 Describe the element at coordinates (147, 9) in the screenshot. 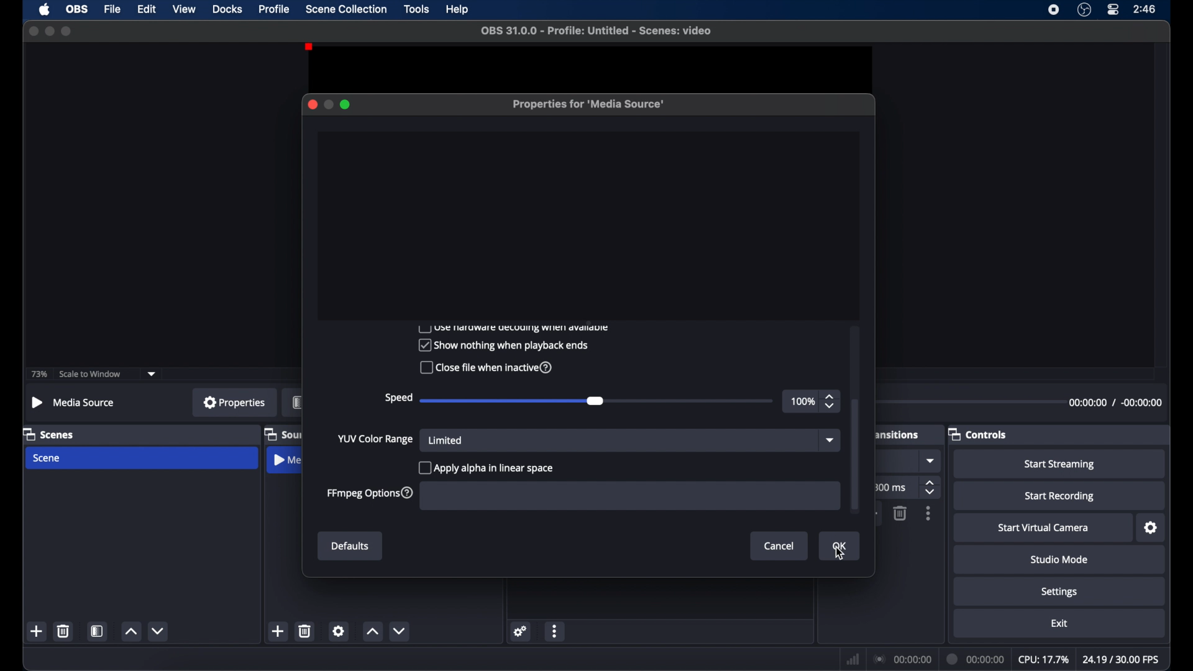

I see `edit` at that location.